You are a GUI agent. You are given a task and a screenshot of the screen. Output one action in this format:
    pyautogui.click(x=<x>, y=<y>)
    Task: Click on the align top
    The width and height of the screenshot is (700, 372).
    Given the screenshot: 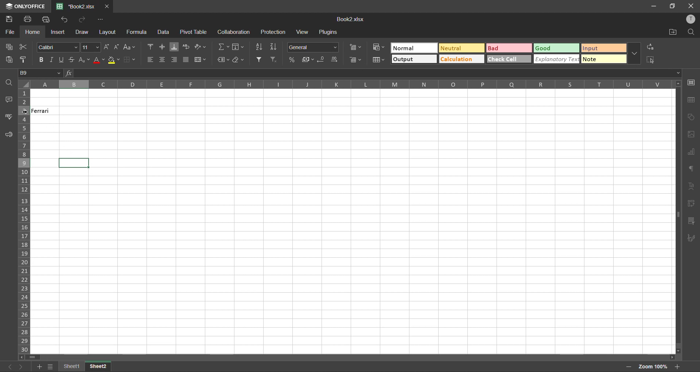 What is the action you would take?
    pyautogui.click(x=150, y=47)
    